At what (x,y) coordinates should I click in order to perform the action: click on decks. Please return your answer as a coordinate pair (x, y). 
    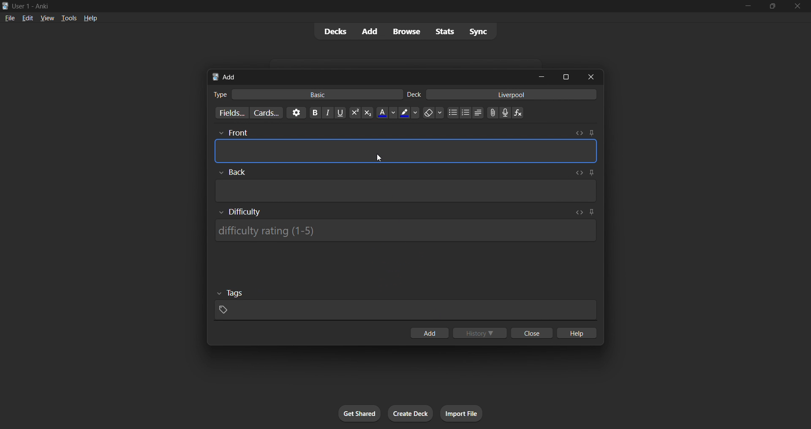
    Looking at the image, I should click on (334, 32).